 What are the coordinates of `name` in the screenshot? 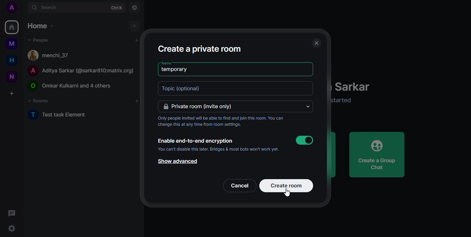 It's located at (166, 63).